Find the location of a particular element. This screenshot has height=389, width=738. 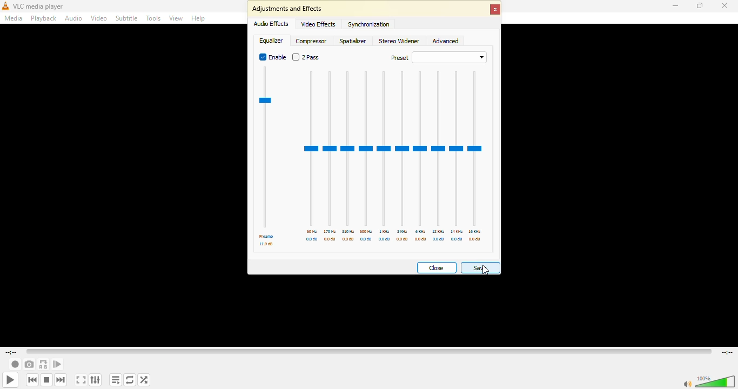

db is located at coordinates (422, 239).